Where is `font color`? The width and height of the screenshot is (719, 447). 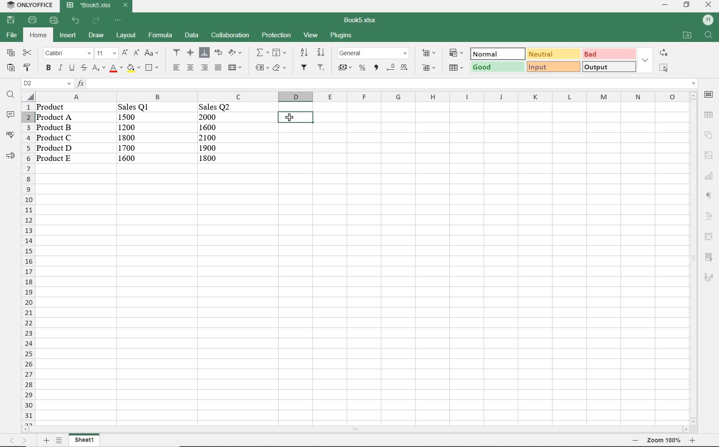 font color is located at coordinates (114, 69).